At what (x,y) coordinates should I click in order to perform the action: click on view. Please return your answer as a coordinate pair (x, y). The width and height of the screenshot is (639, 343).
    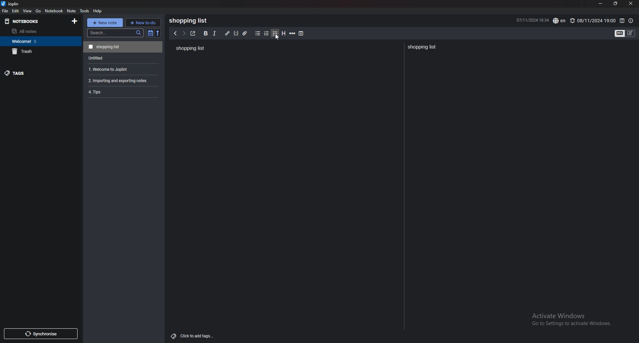
    Looking at the image, I should click on (28, 11).